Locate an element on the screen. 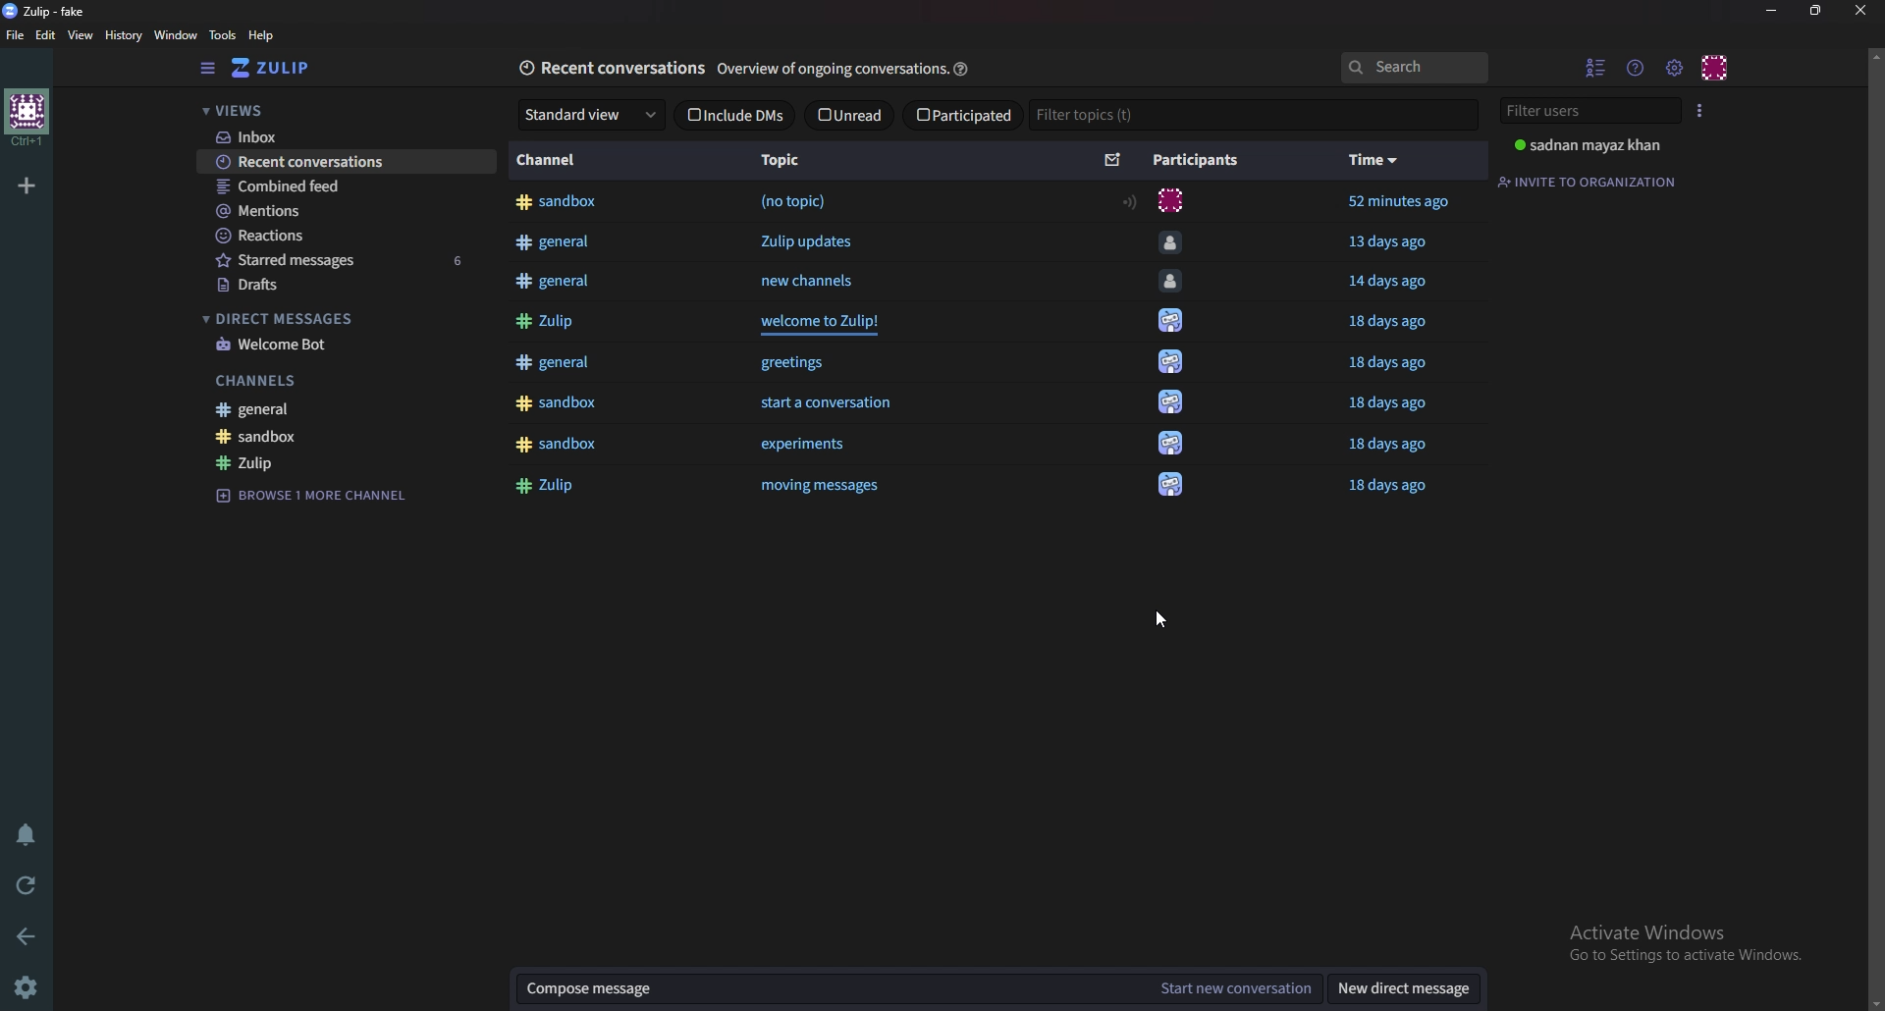 The width and height of the screenshot is (1885, 1011). start a conversation is located at coordinates (824, 408).